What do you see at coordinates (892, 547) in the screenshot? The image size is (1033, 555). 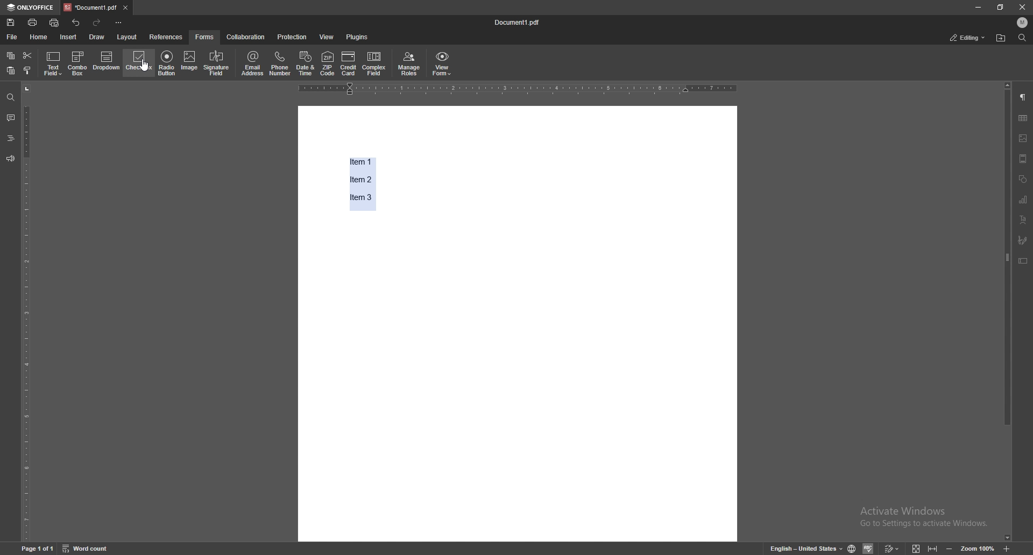 I see `track changes` at bounding box center [892, 547].